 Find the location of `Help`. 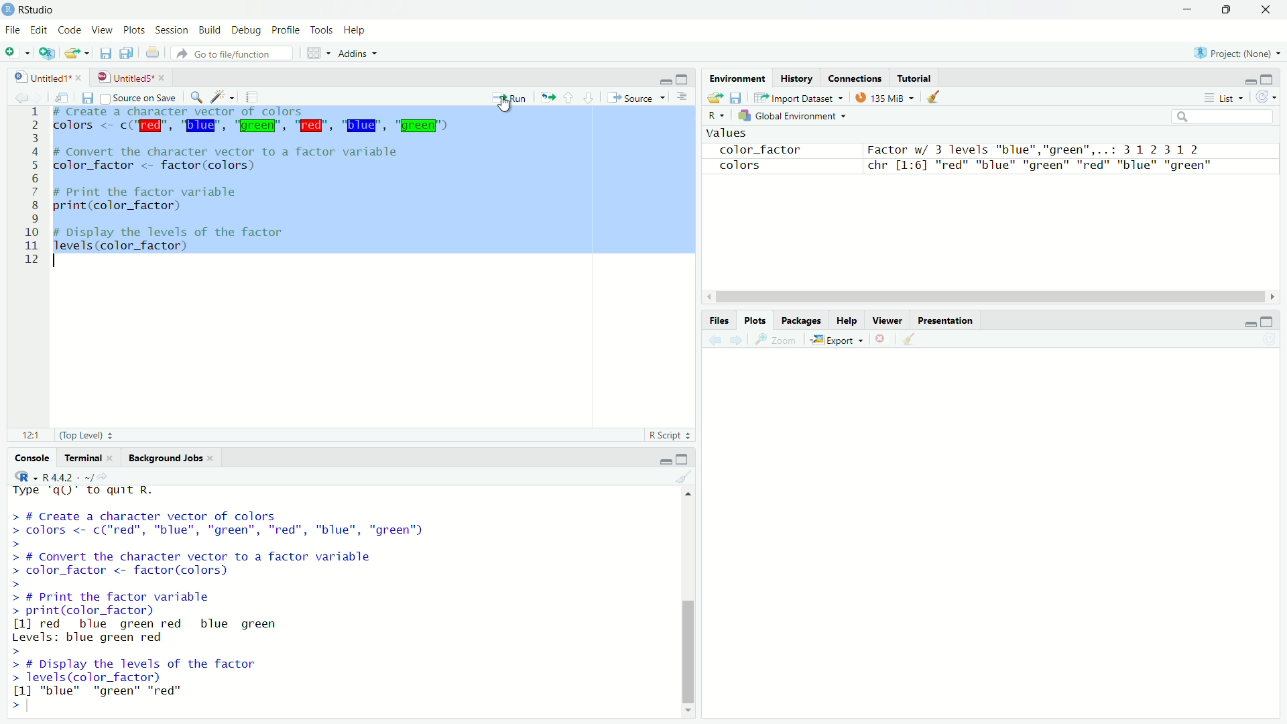

Help is located at coordinates (847, 321).